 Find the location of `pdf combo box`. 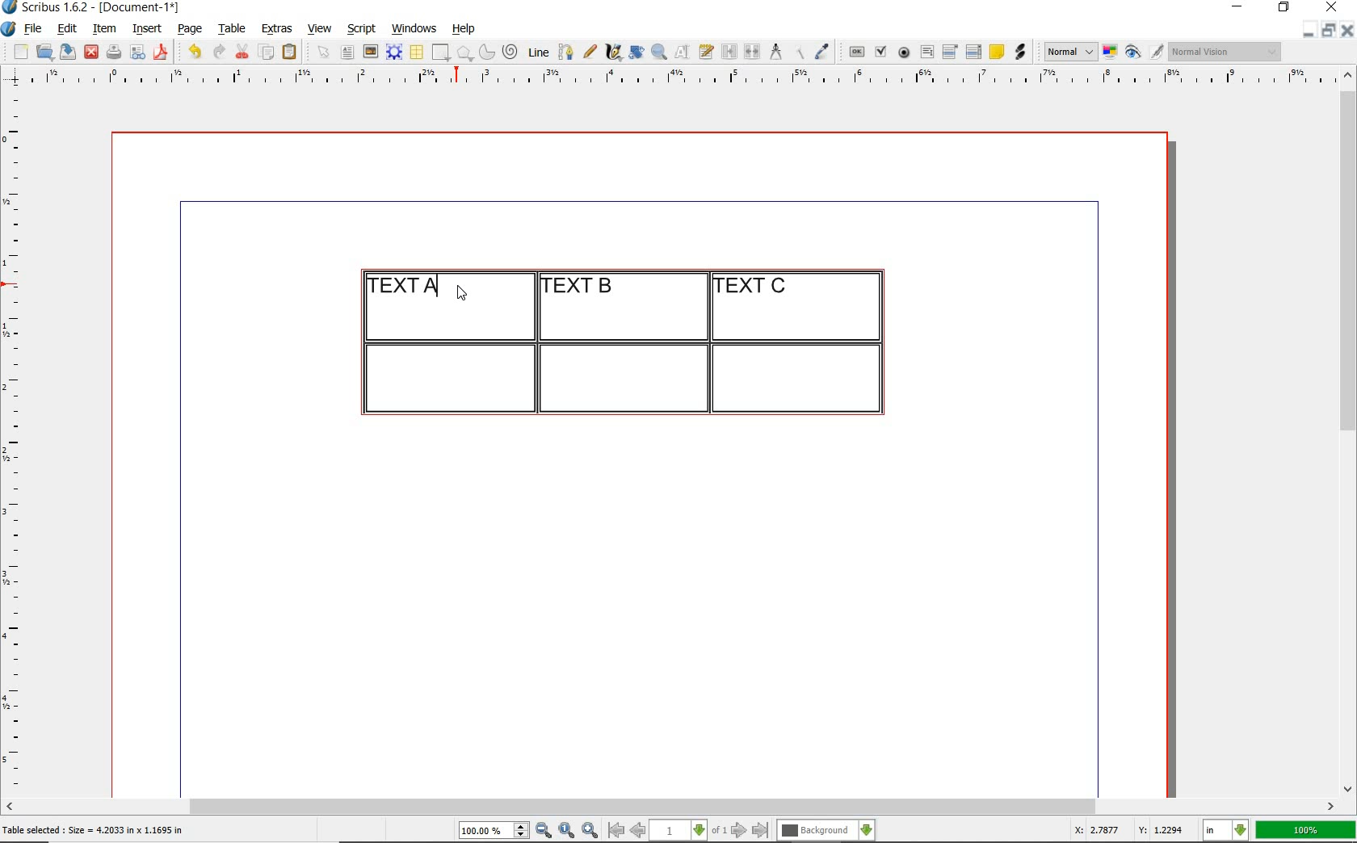

pdf combo box is located at coordinates (951, 51).